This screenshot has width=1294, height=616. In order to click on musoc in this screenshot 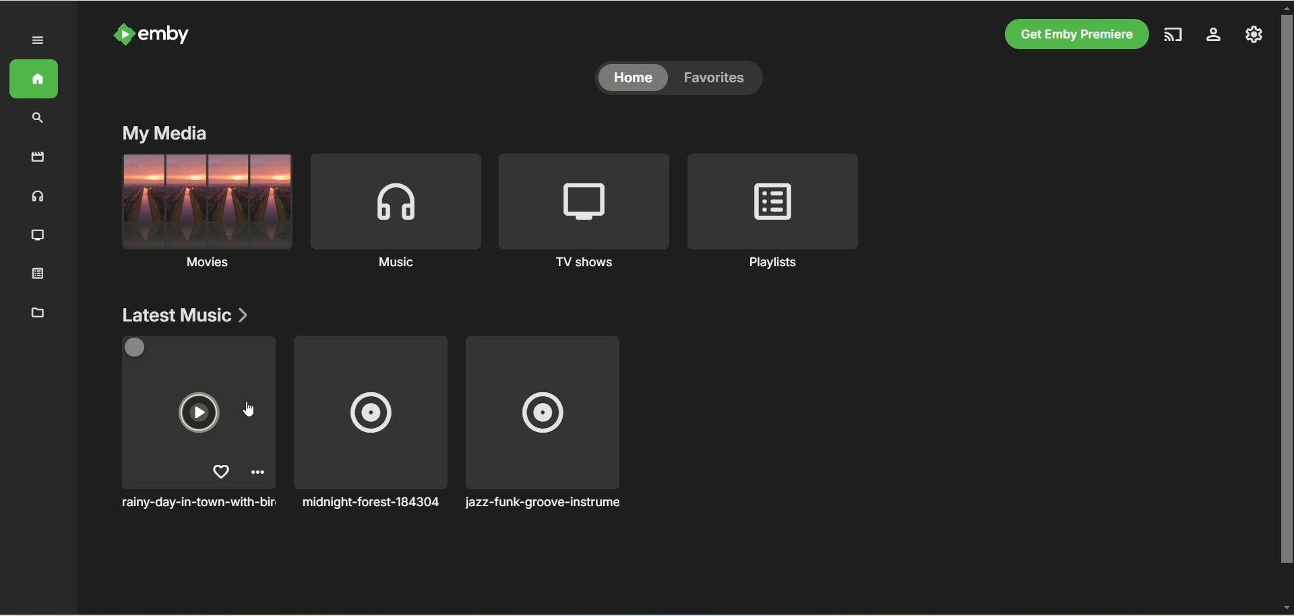, I will do `click(38, 196)`.